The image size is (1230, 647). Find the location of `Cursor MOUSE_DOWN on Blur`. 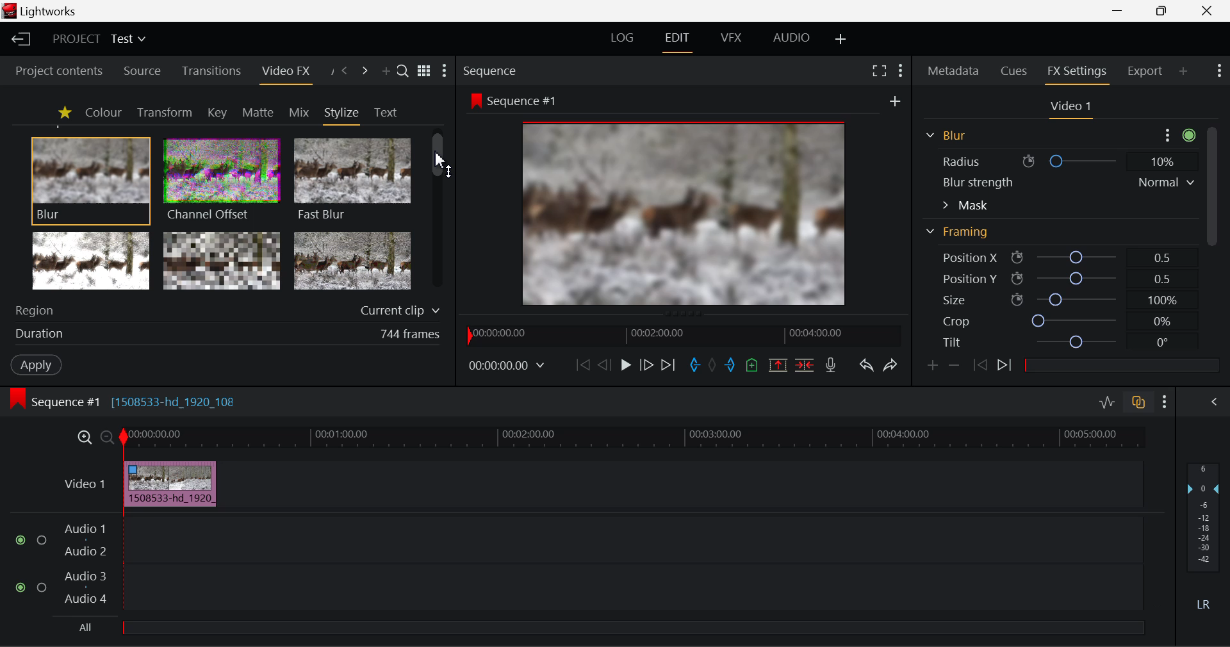

Cursor MOUSE_DOWN on Blur is located at coordinates (91, 179).